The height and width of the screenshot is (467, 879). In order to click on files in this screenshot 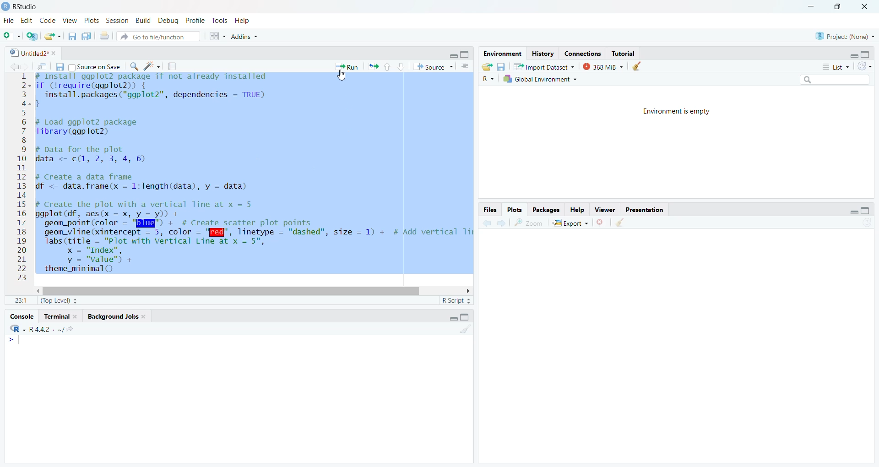, I will do `click(61, 67)`.